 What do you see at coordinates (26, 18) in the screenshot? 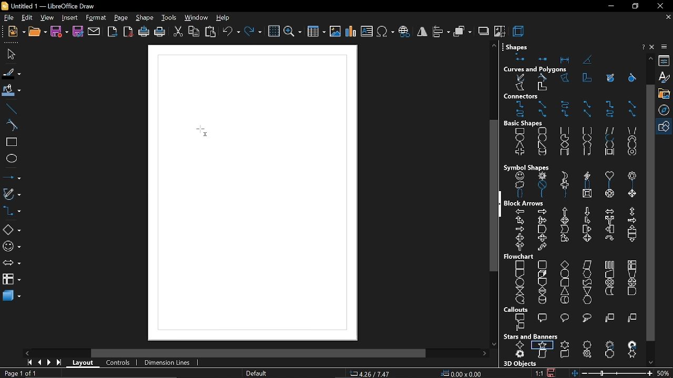
I see `edit` at bounding box center [26, 18].